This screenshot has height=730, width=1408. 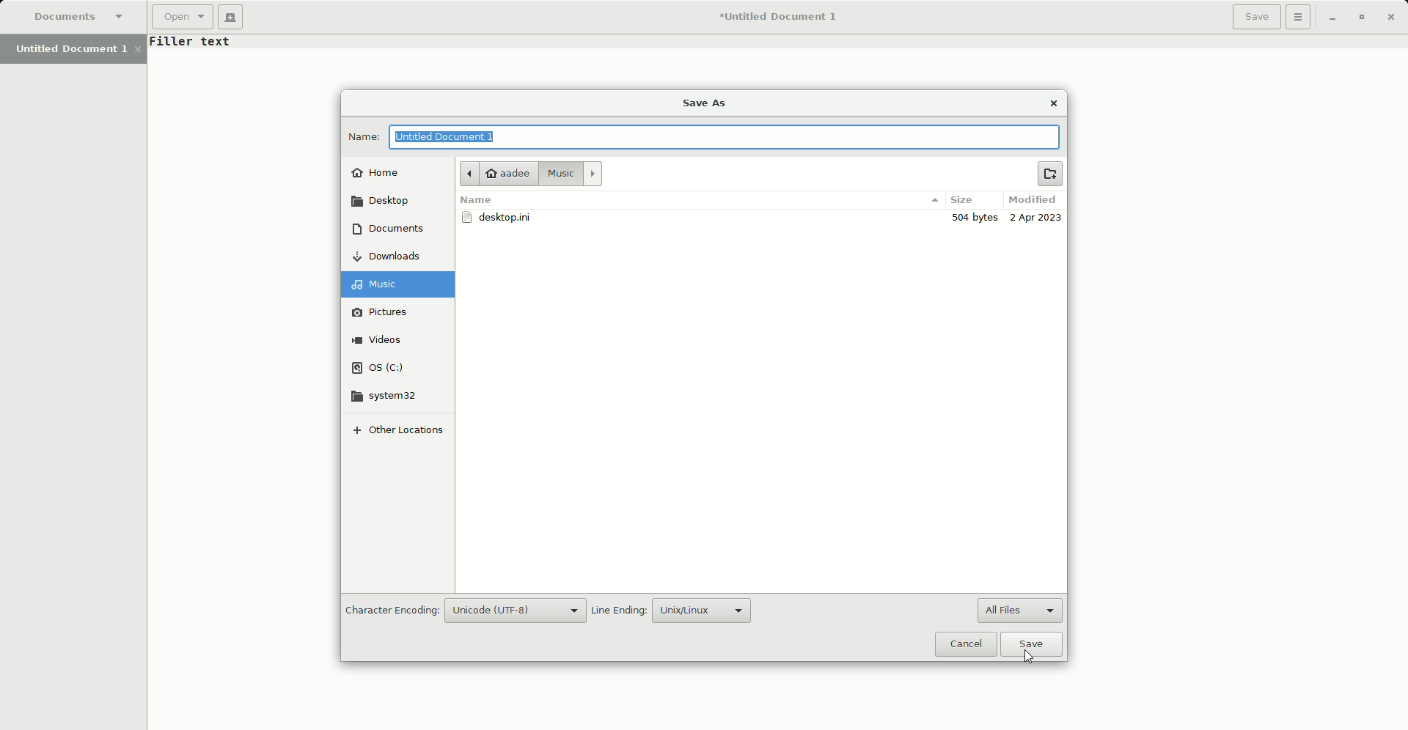 What do you see at coordinates (1257, 18) in the screenshot?
I see `Save` at bounding box center [1257, 18].